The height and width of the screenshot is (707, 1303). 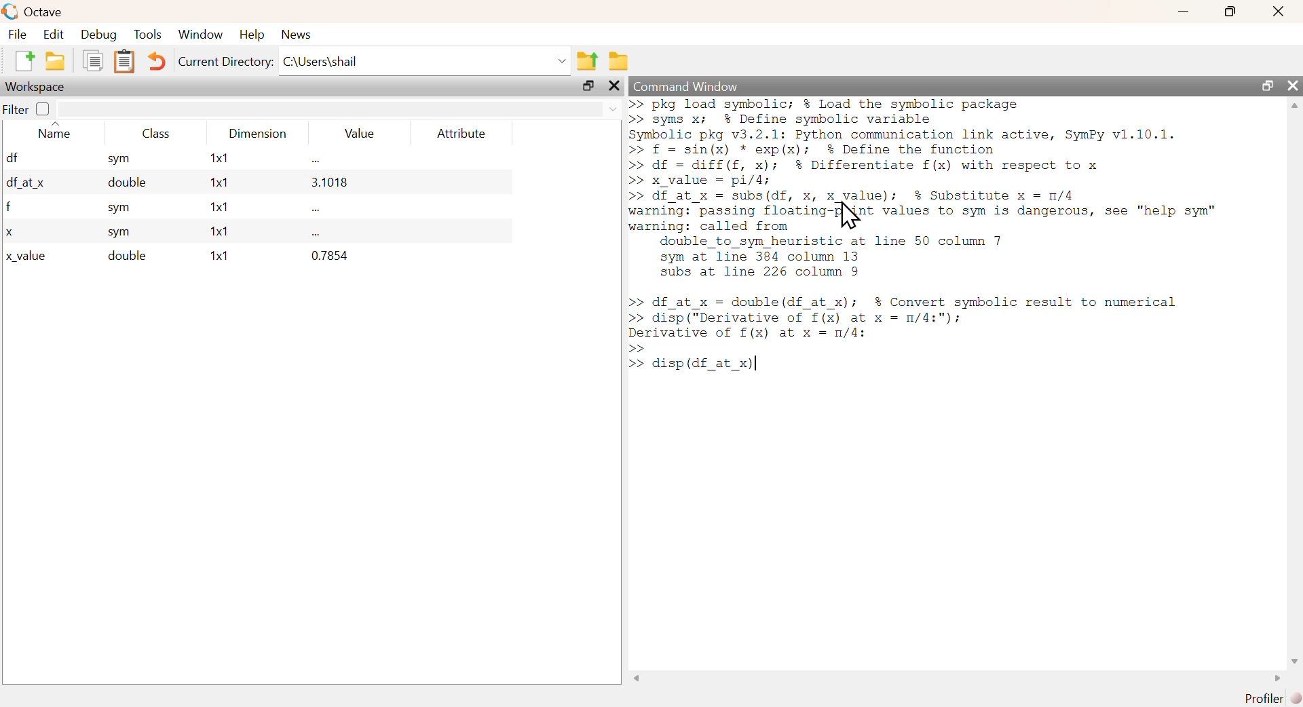 What do you see at coordinates (1262, 698) in the screenshot?
I see `Profiler` at bounding box center [1262, 698].